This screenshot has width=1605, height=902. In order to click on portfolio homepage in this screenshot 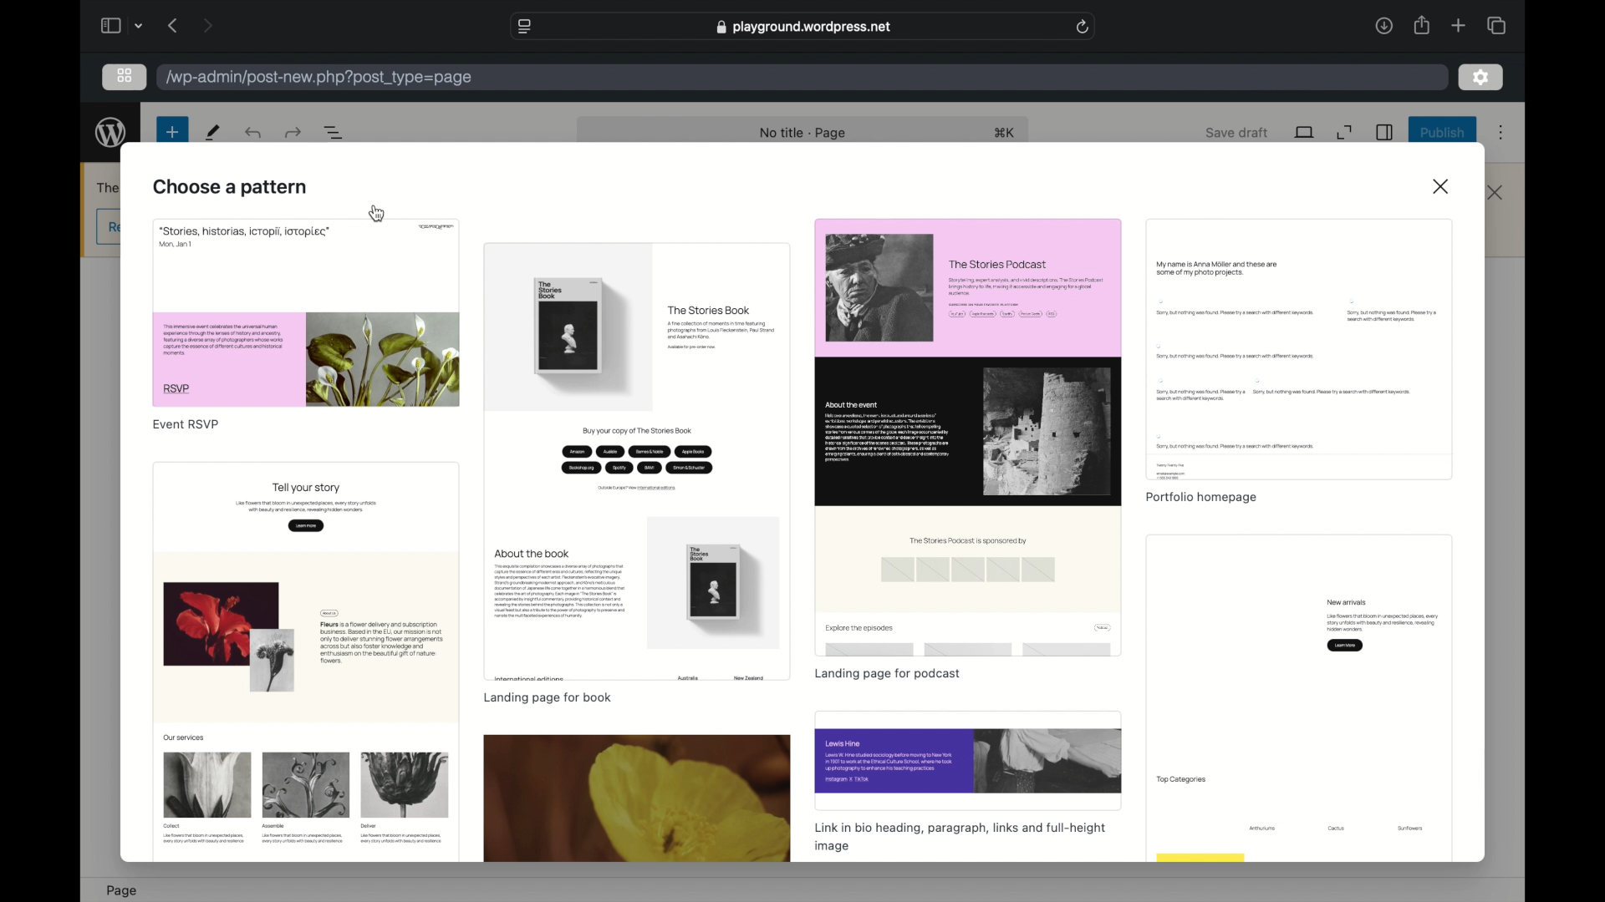, I will do `click(1202, 498)`.